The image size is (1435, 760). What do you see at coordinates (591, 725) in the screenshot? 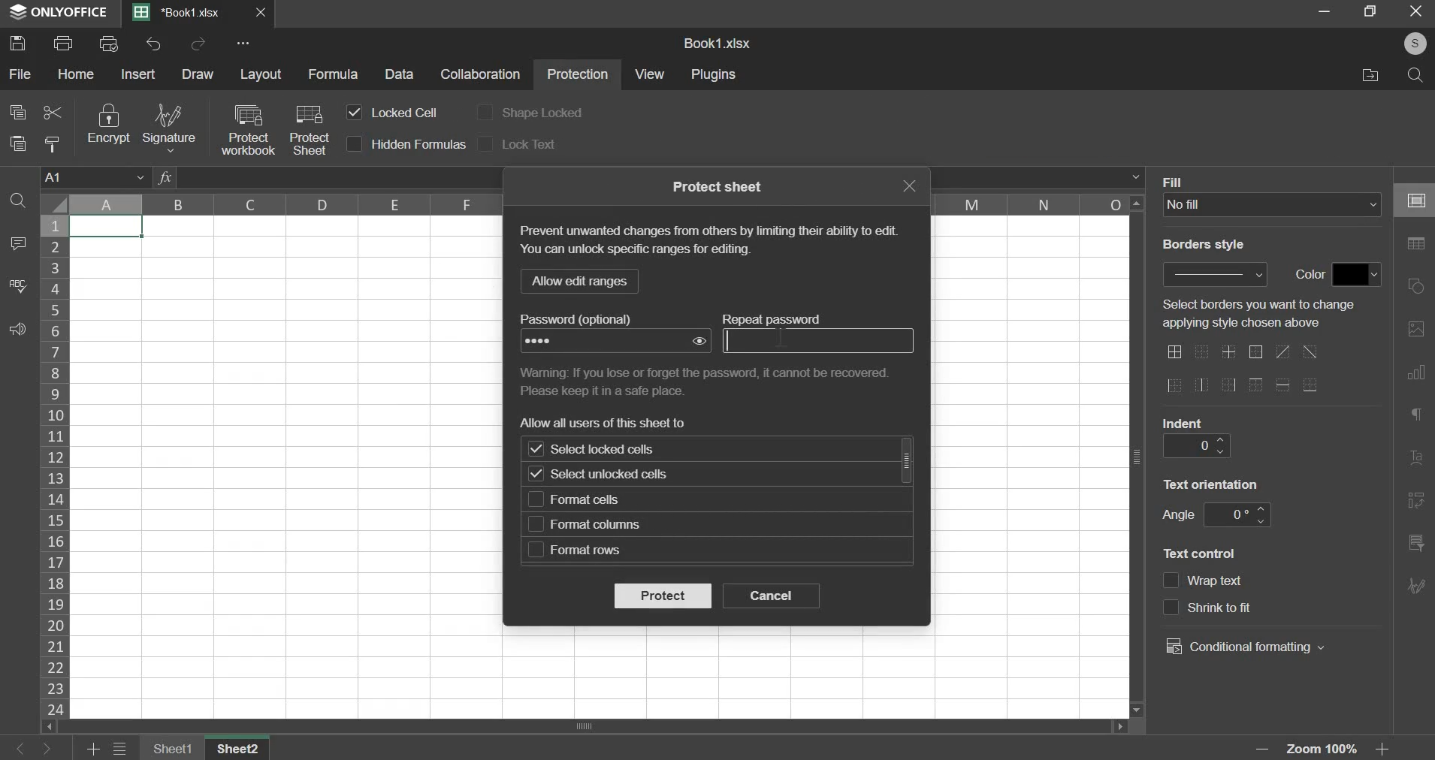
I see `scrollbar` at bounding box center [591, 725].